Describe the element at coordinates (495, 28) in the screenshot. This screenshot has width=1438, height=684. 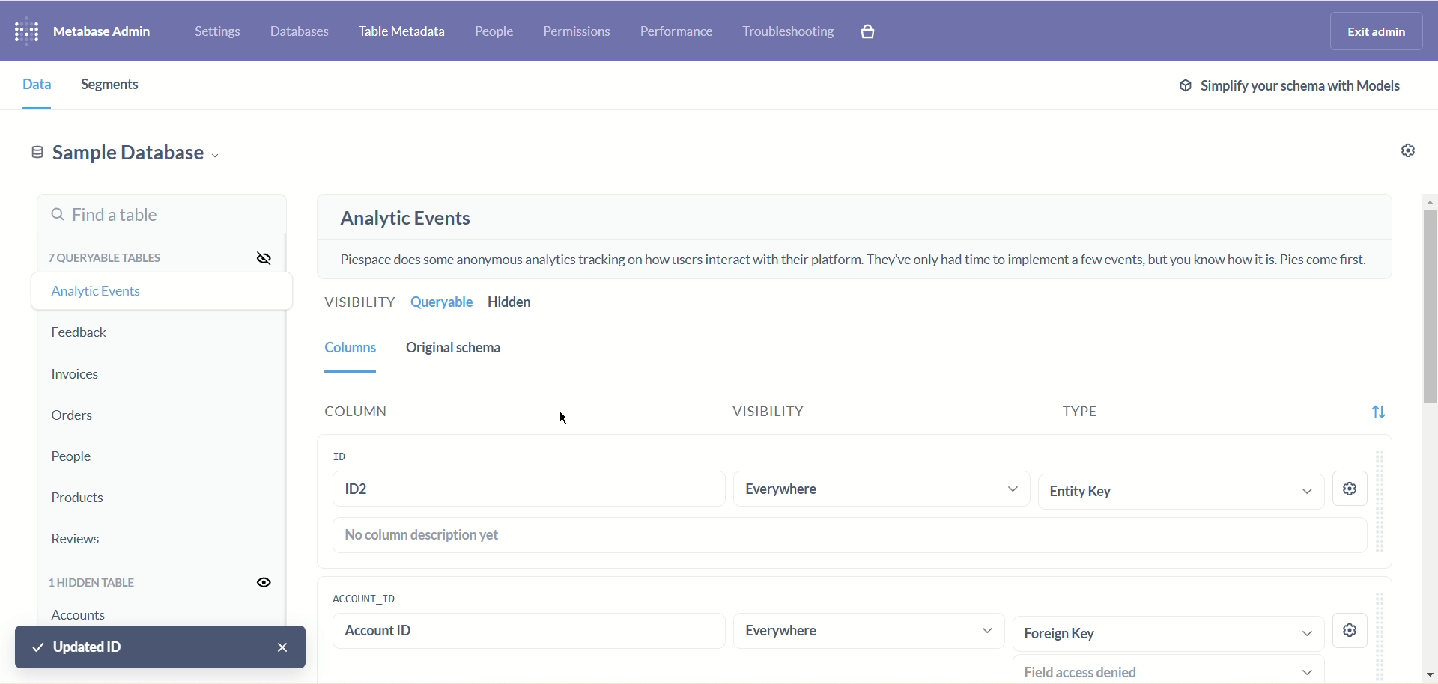
I see `People` at that location.